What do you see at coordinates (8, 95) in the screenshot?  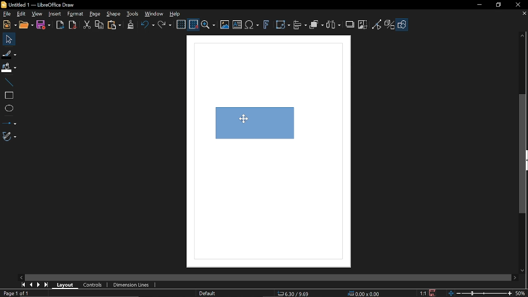 I see `Rectangle` at bounding box center [8, 95].